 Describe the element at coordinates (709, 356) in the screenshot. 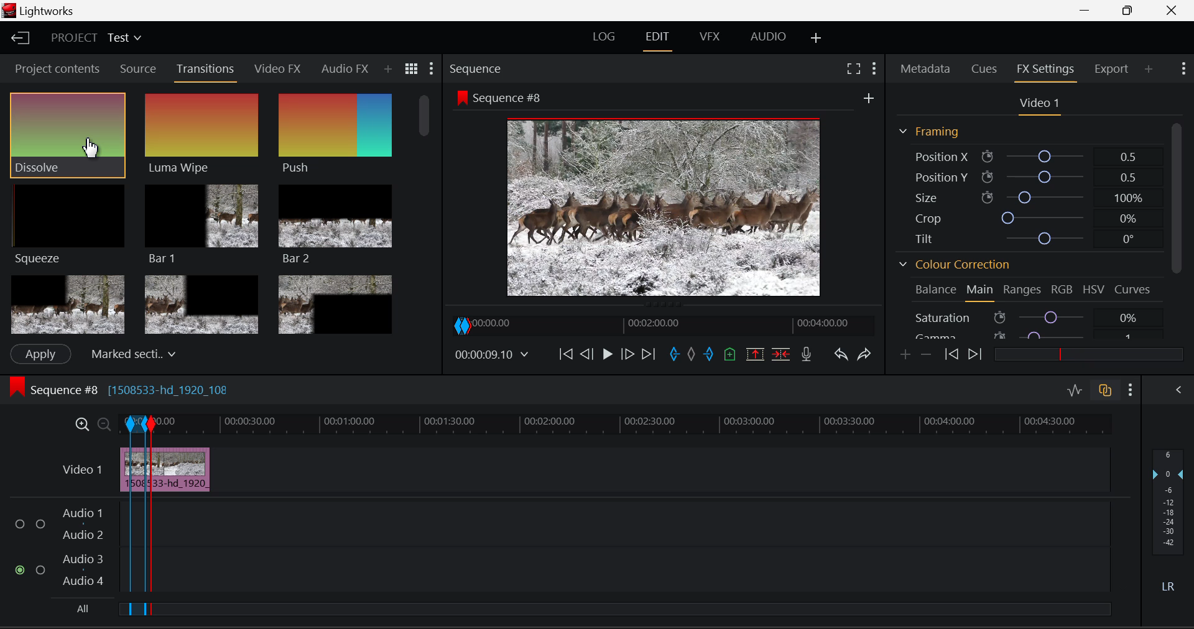

I see `Mark Out` at that location.